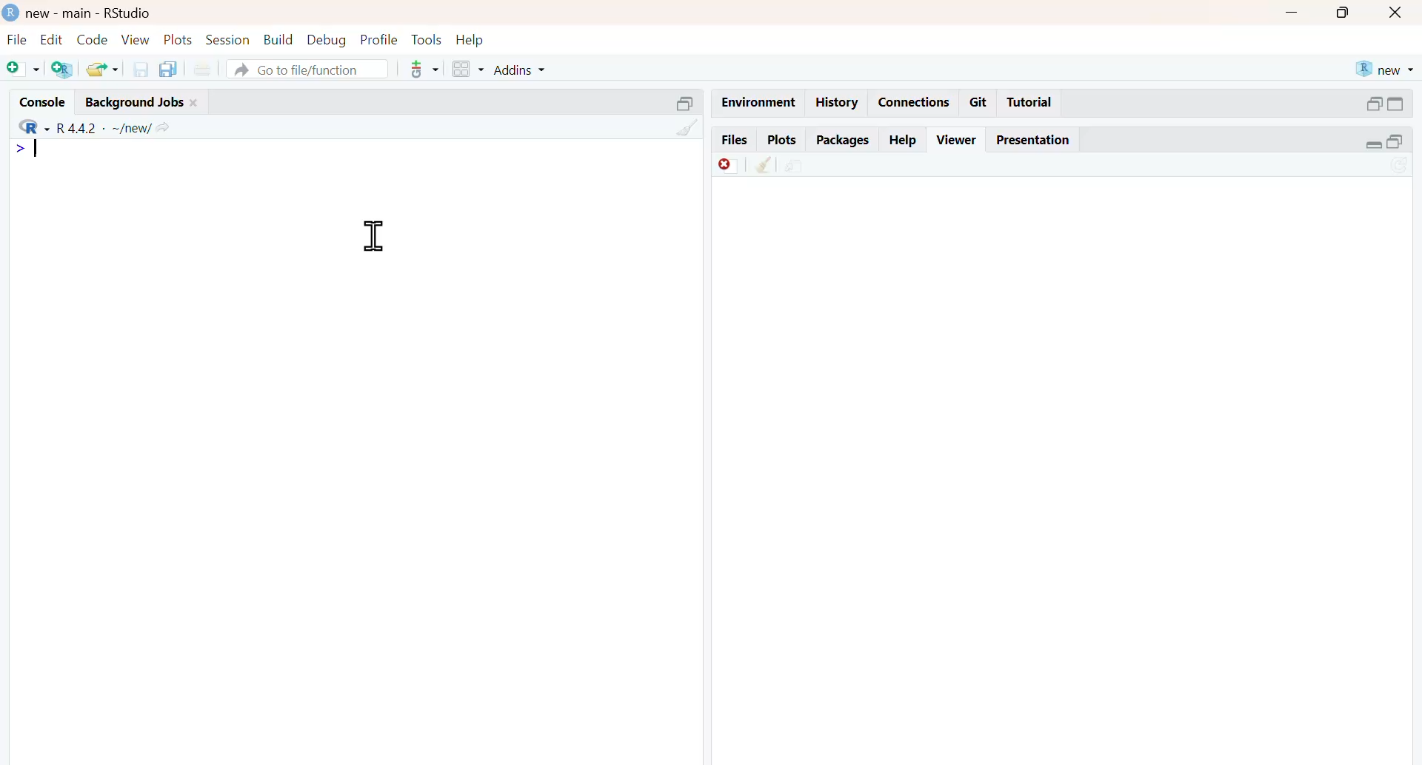 This screenshot has width=1422, height=765. I want to click on Environment , so click(758, 104).